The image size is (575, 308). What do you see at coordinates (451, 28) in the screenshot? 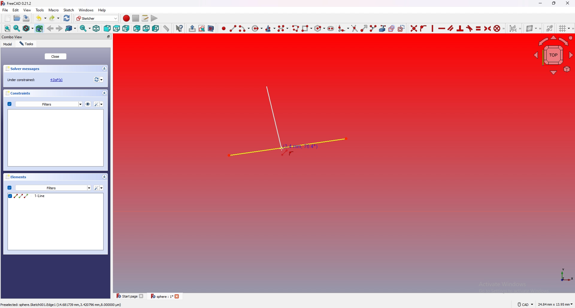
I see `Constrain parallel` at bounding box center [451, 28].